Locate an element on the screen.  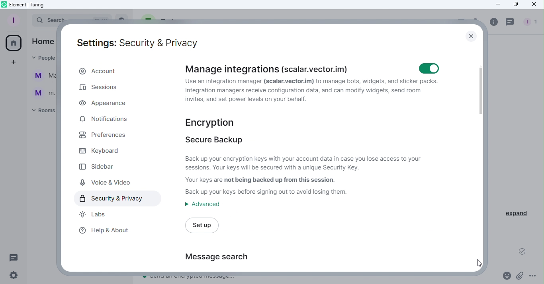
More options is located at coordinates (534, 277).